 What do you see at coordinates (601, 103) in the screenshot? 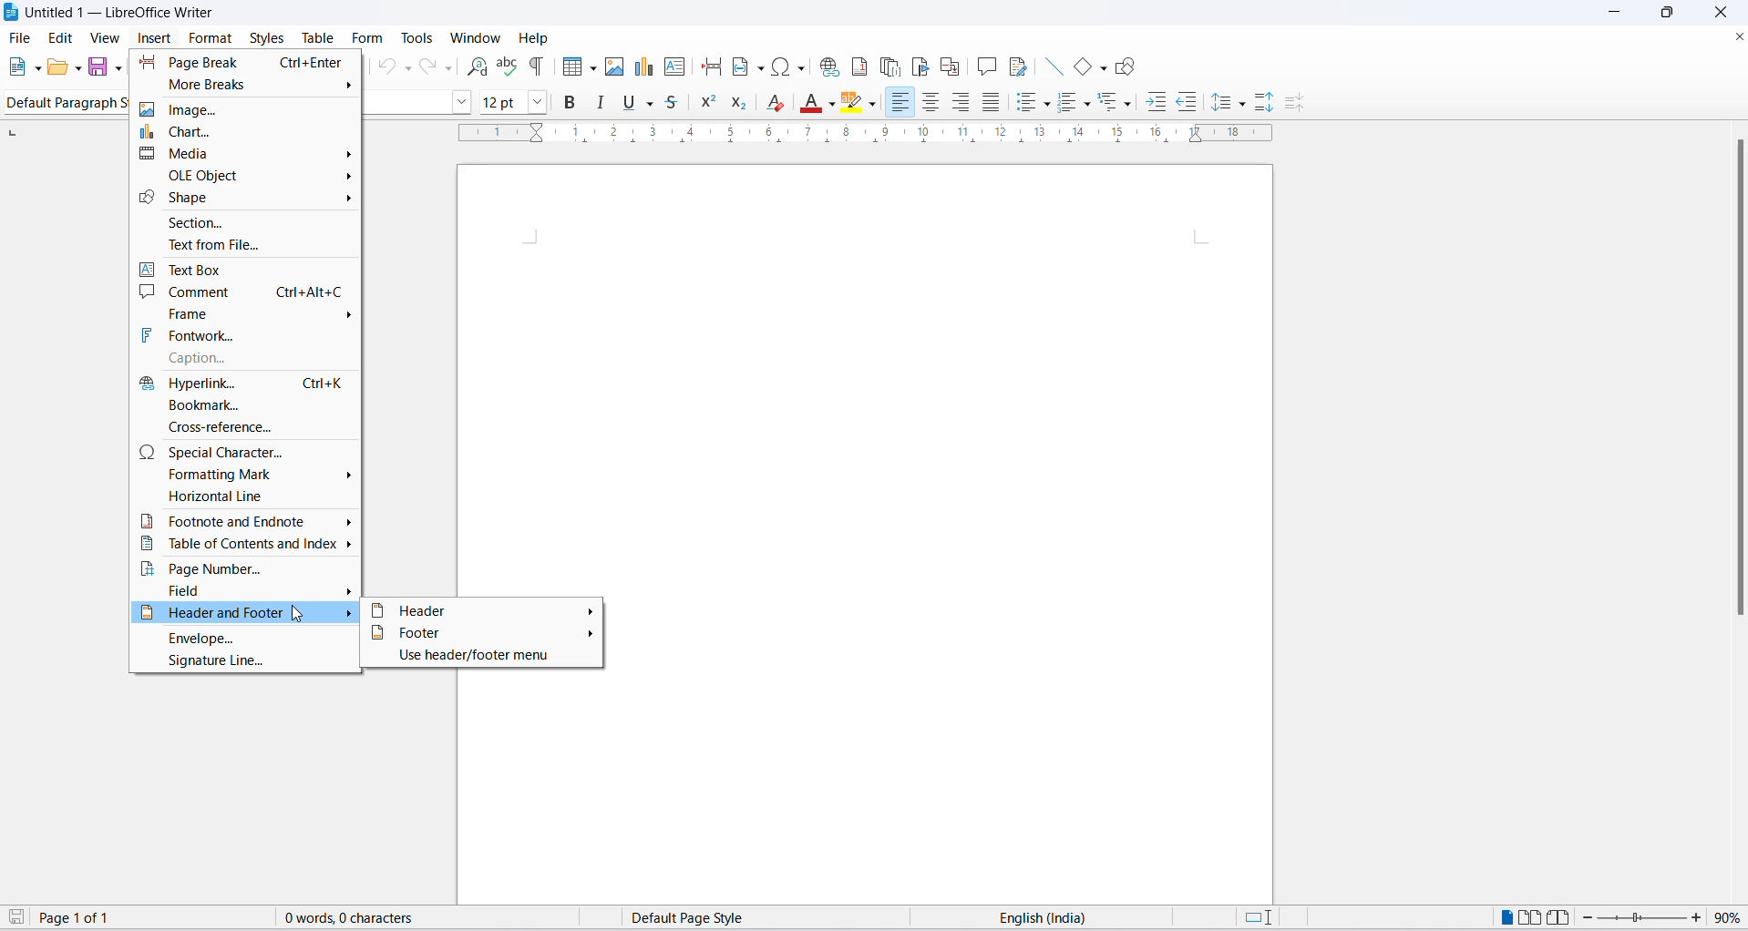
I see `italic` at bounding box center [601, 103].